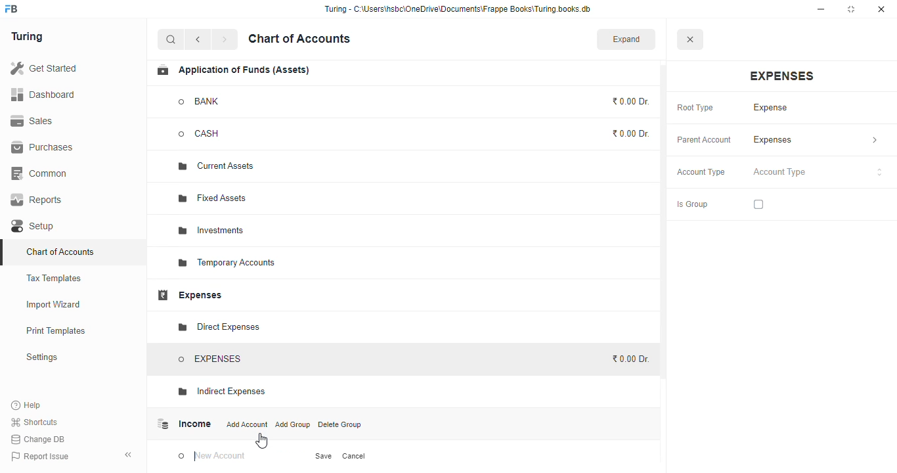 The height and width of the screenshot is (473, 897). Describe the element at coordinates (35, 422) in the screenshot. I see `shortcuts` at that location.